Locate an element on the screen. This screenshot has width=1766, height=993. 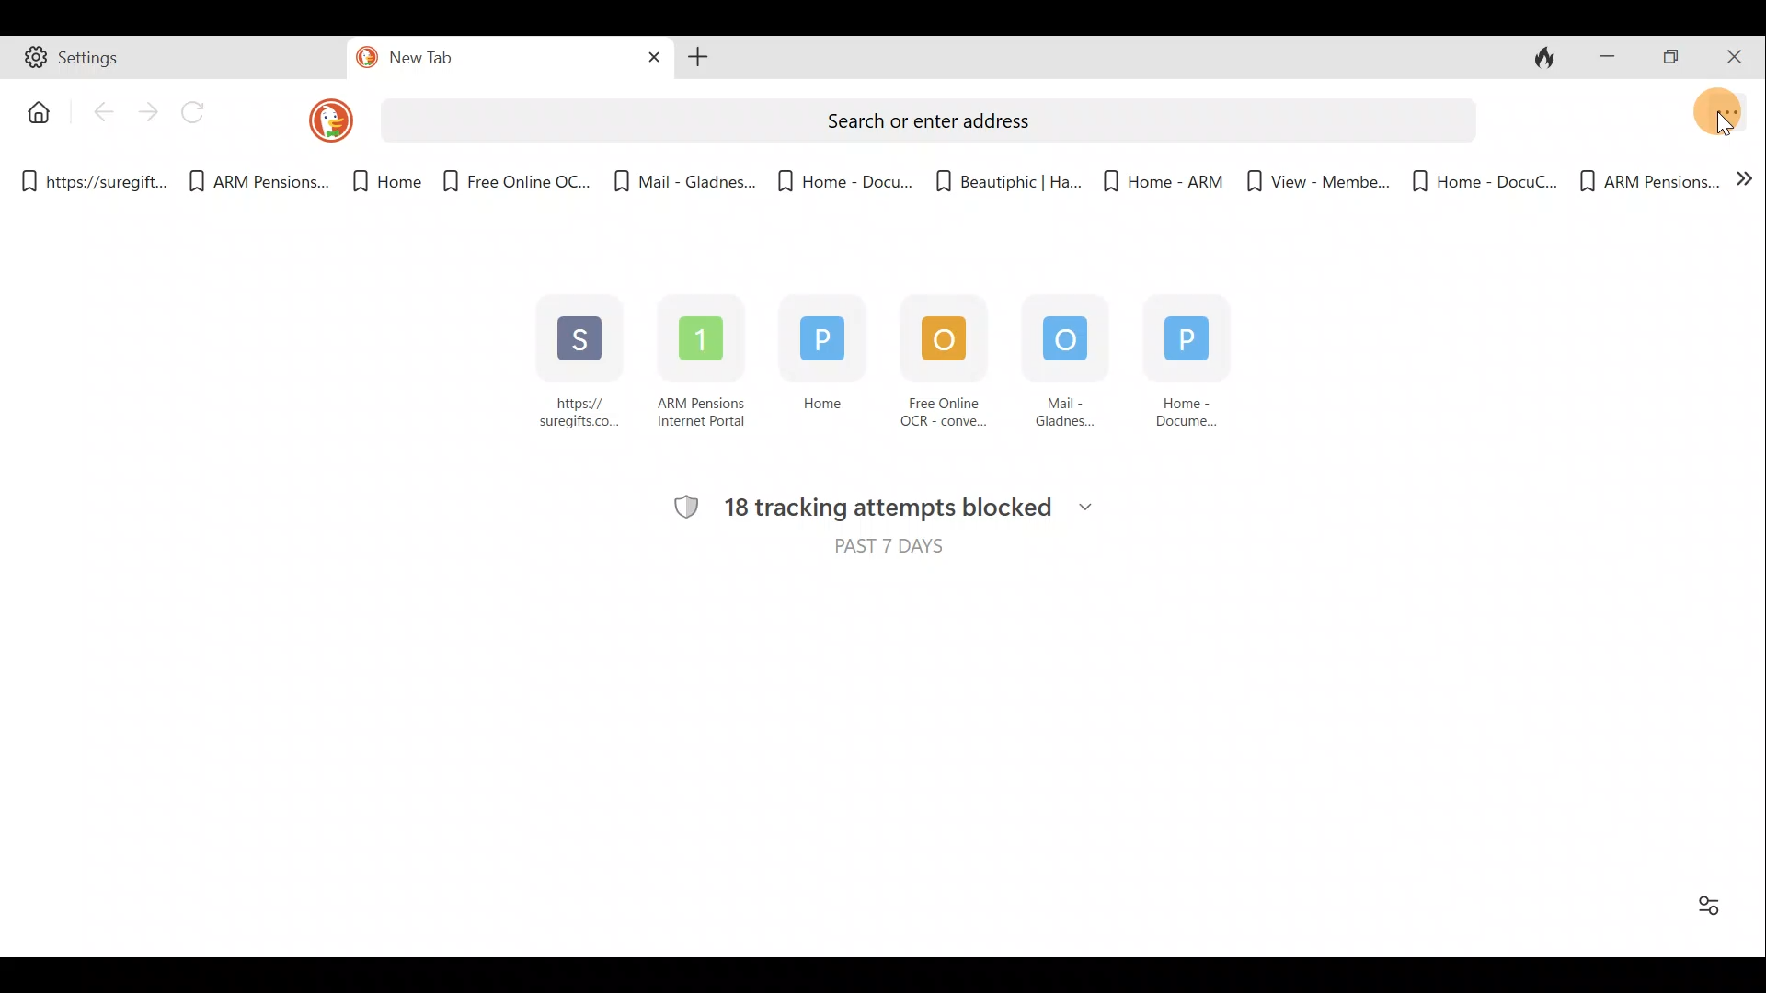
Forward is located at coordinates (148, 111).